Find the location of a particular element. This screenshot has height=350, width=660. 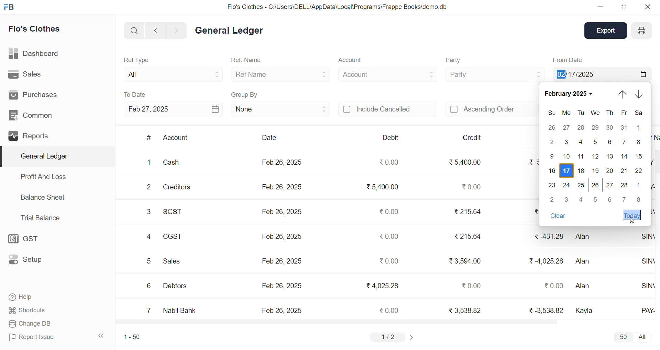

Export is located at coordinates (607, 30).